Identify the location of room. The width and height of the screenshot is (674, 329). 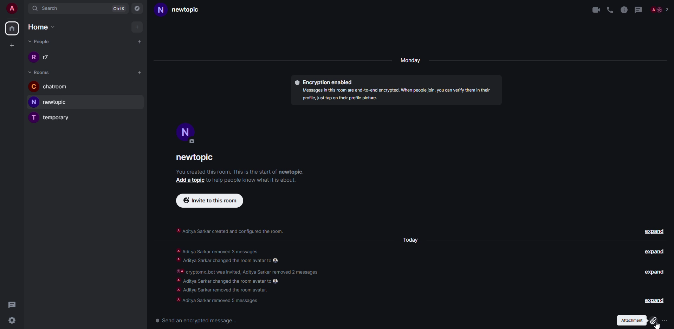
(41, 73).